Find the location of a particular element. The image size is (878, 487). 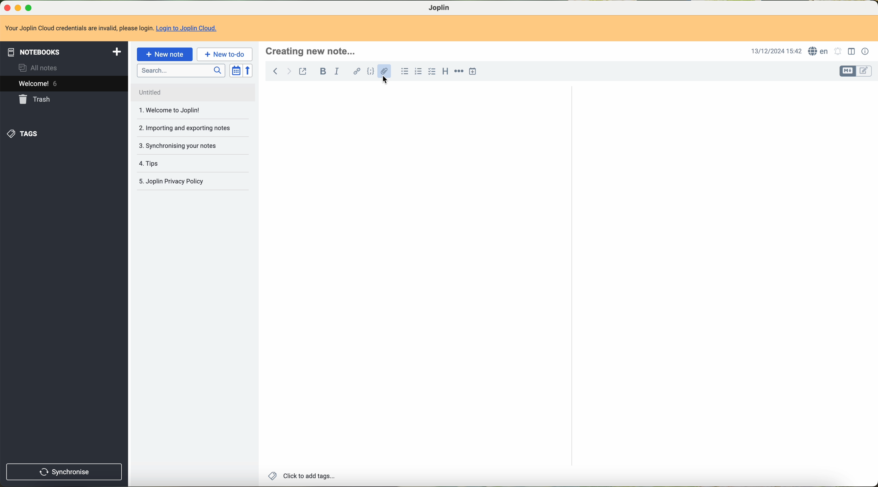

hyperlink is located at coordinates (357, 71).